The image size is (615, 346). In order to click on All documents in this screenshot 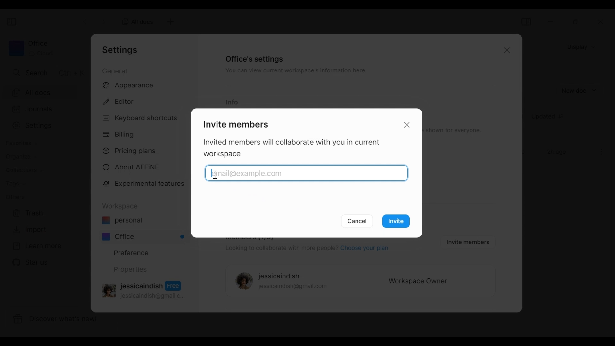, I will do `click(45, 92)`.